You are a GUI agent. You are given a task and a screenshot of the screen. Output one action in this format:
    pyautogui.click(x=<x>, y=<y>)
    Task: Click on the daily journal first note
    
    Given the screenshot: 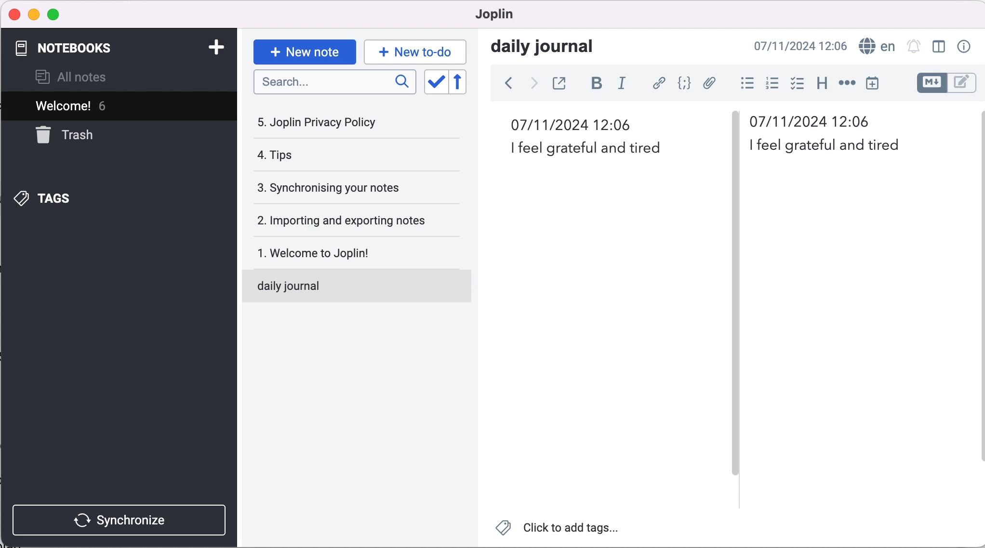 What is the action you would take?
    pyautogui.click(x=599, y=147)
    